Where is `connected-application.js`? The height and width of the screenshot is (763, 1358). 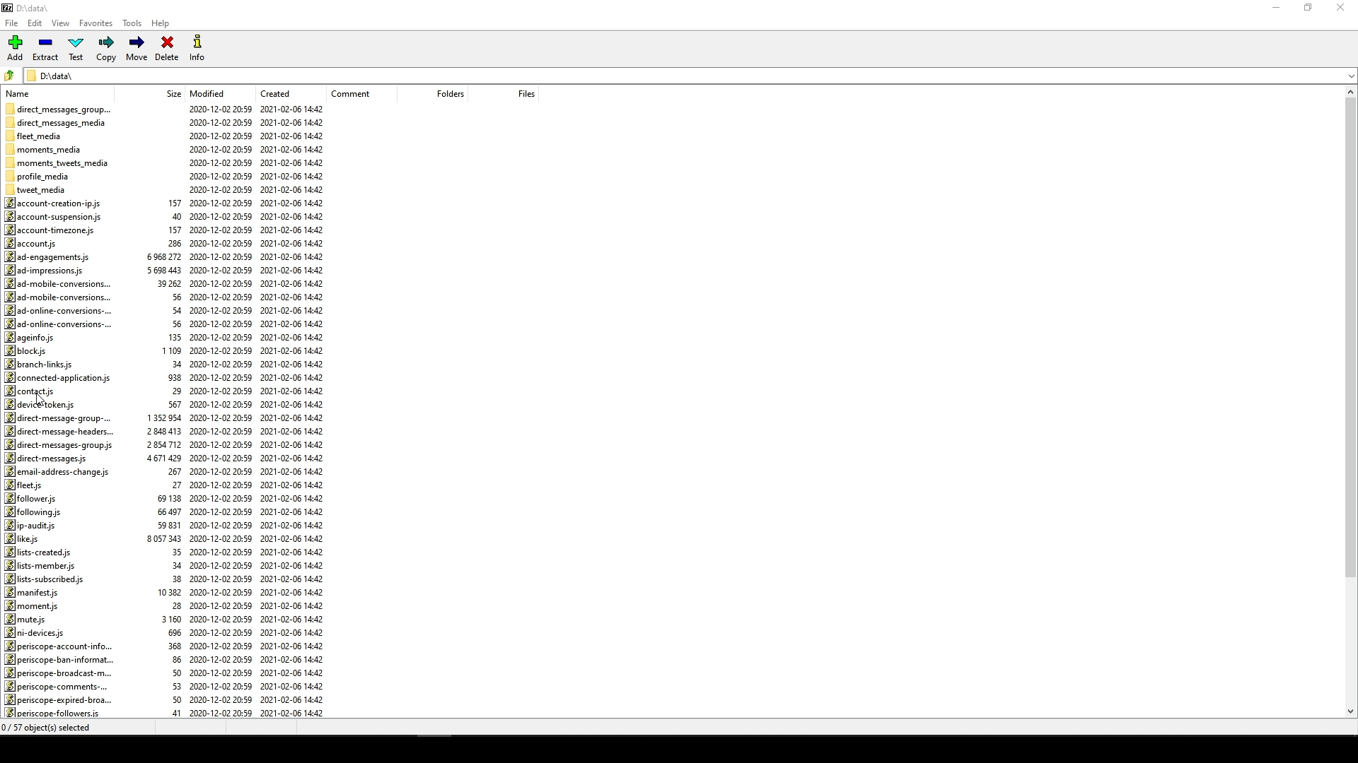
connected-application.js is located at coordinates (57, 378).